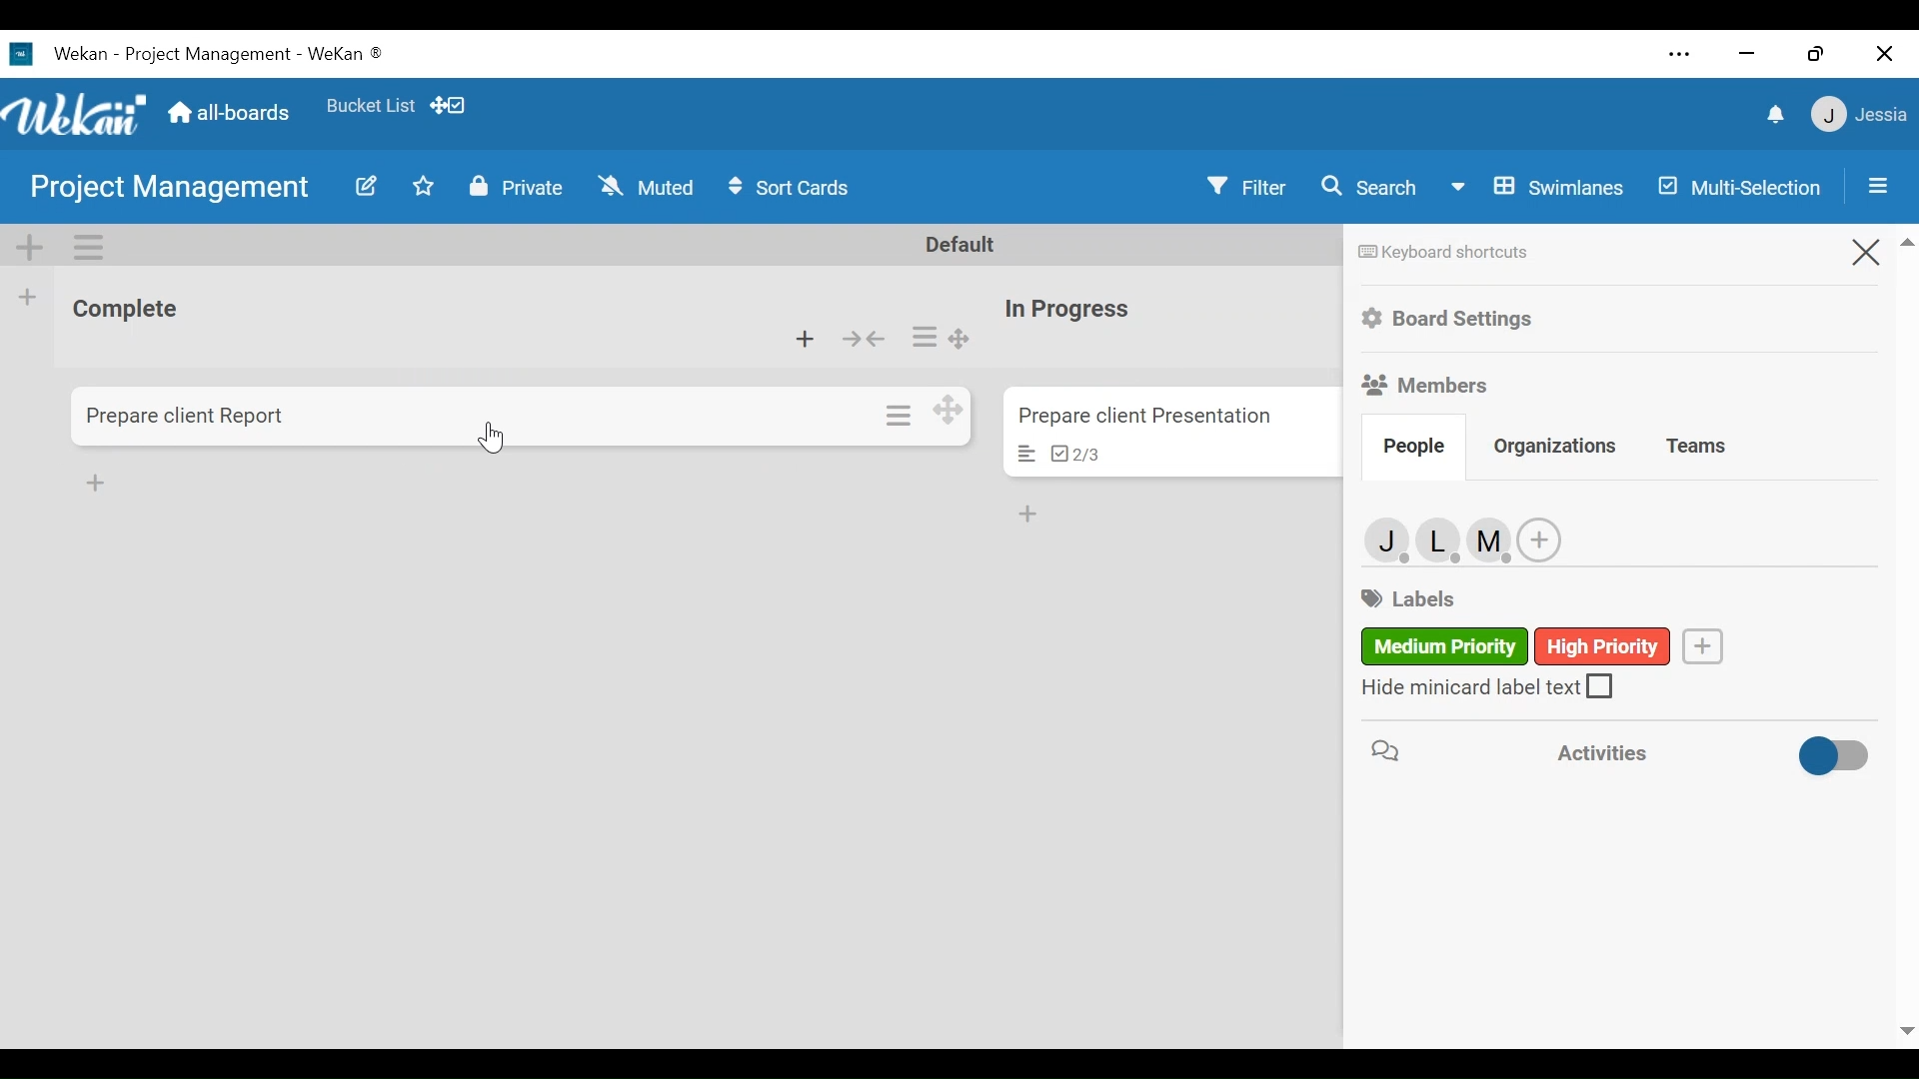 Image resolution: width=1919 pixels, height=1079 pixels. Describe the element at coordinates (1242, 186) in the screenshot. I see `Filter` at that location.